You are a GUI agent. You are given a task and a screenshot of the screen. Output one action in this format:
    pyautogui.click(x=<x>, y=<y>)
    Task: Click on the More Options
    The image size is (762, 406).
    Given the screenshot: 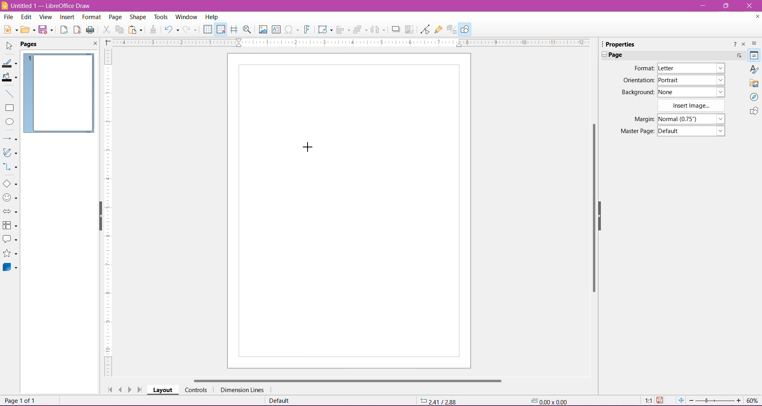 What is the action you would take?
    pyautogui.click(x=739, y=56)
    